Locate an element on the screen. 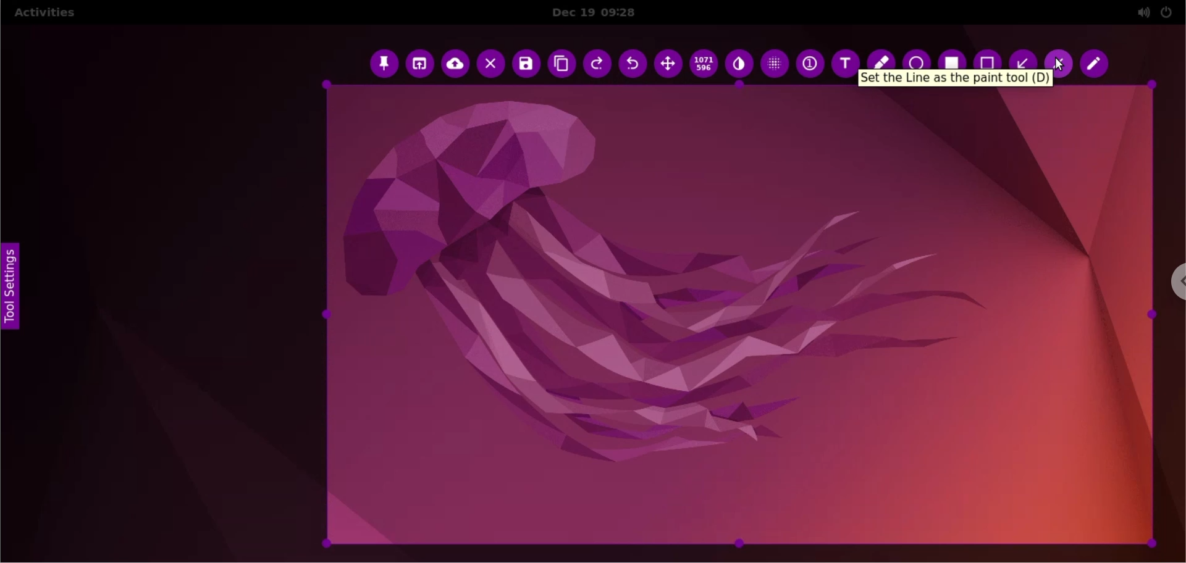 The height and width of the screenshot is (563, 1186). ellipse is located at coordinates (917, 57).